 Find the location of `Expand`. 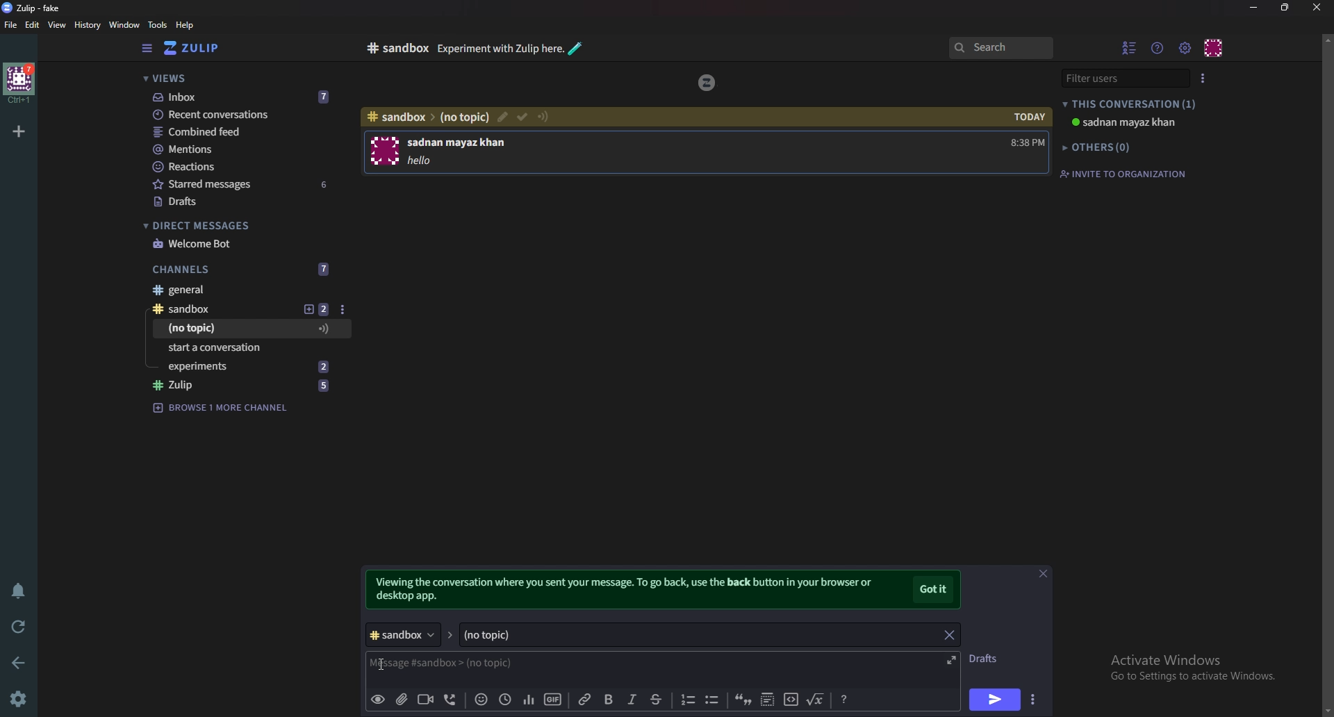

Expand is located at coordinates (954, 659).